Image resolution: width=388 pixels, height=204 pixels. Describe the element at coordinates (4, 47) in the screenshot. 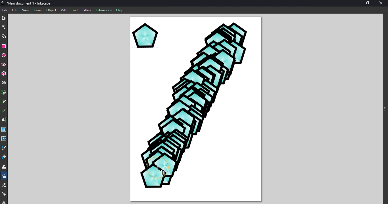

I see `Rectangle tool` at that location.